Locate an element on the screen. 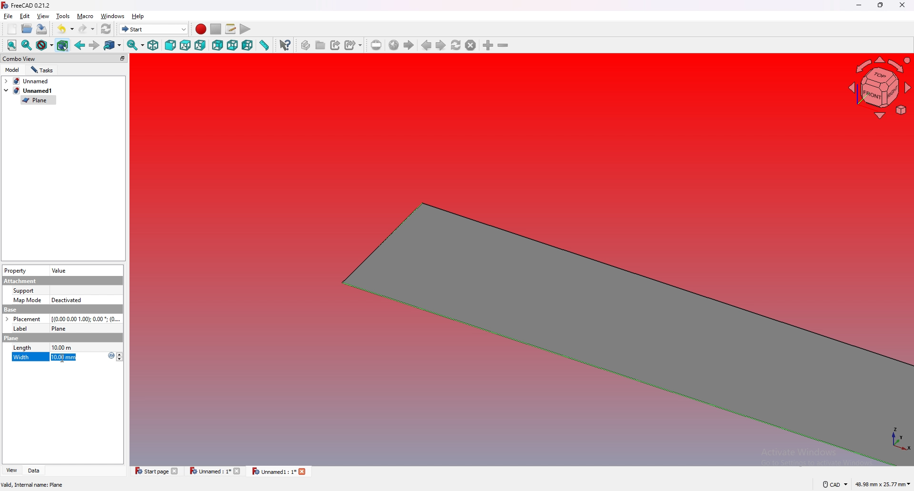  windows is located at coordinates (113, 16).